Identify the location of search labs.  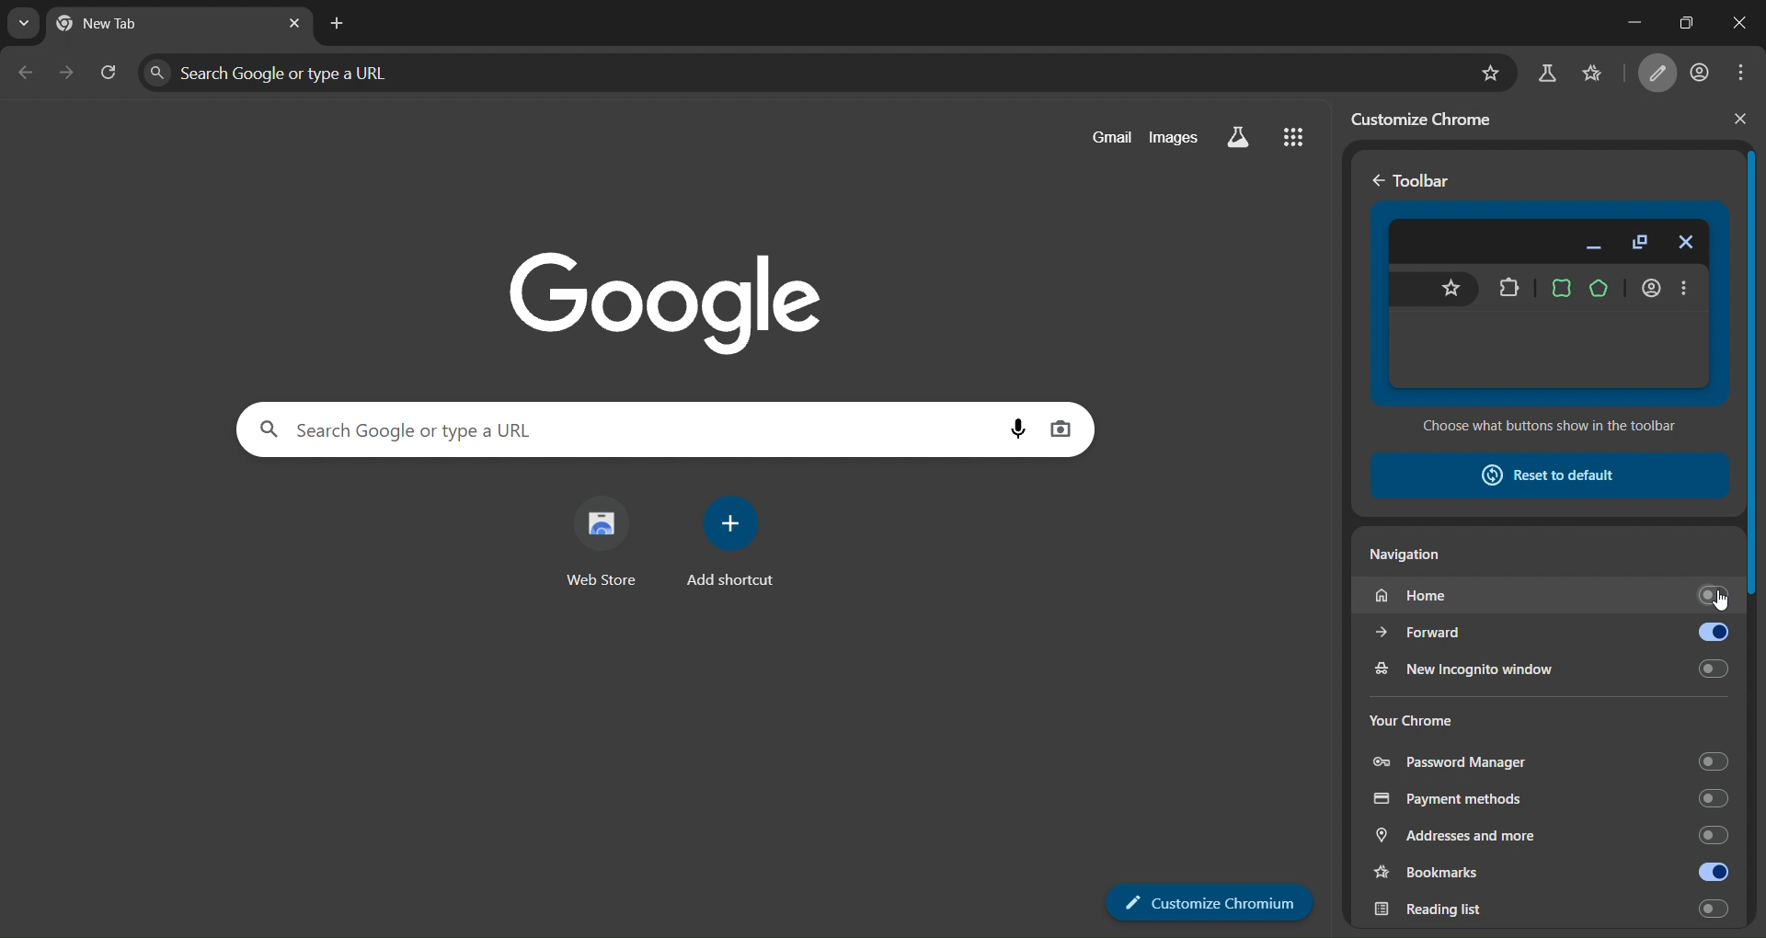
(1546, 74).